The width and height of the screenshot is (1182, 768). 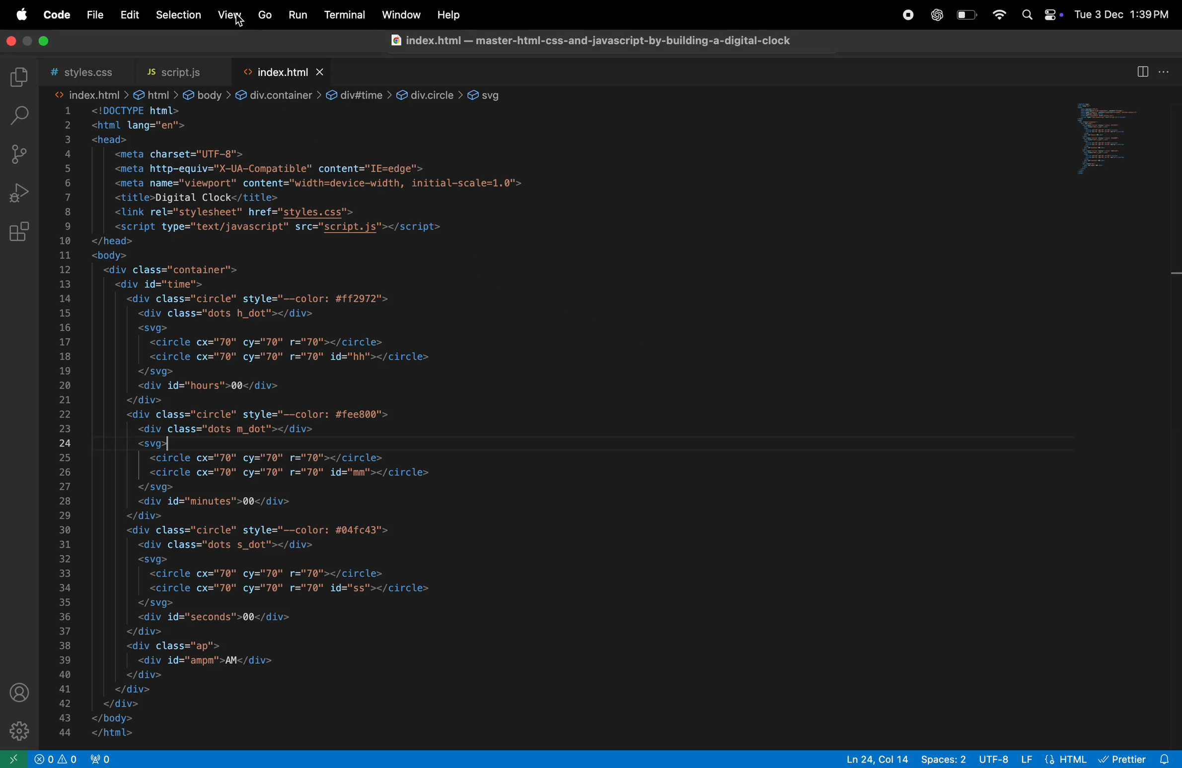 I want to click on utf 8, so click(x=993, y=757).